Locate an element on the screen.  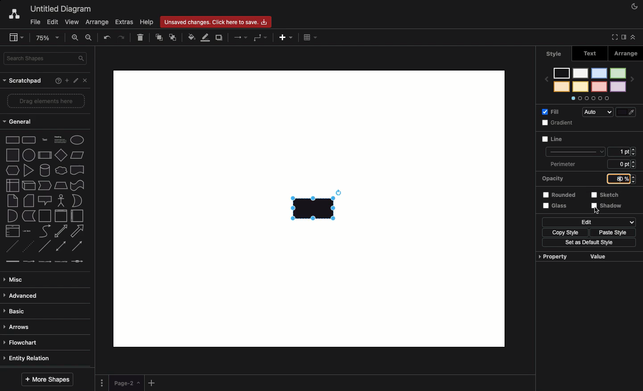
Undo is located at coordinates (107, 38).